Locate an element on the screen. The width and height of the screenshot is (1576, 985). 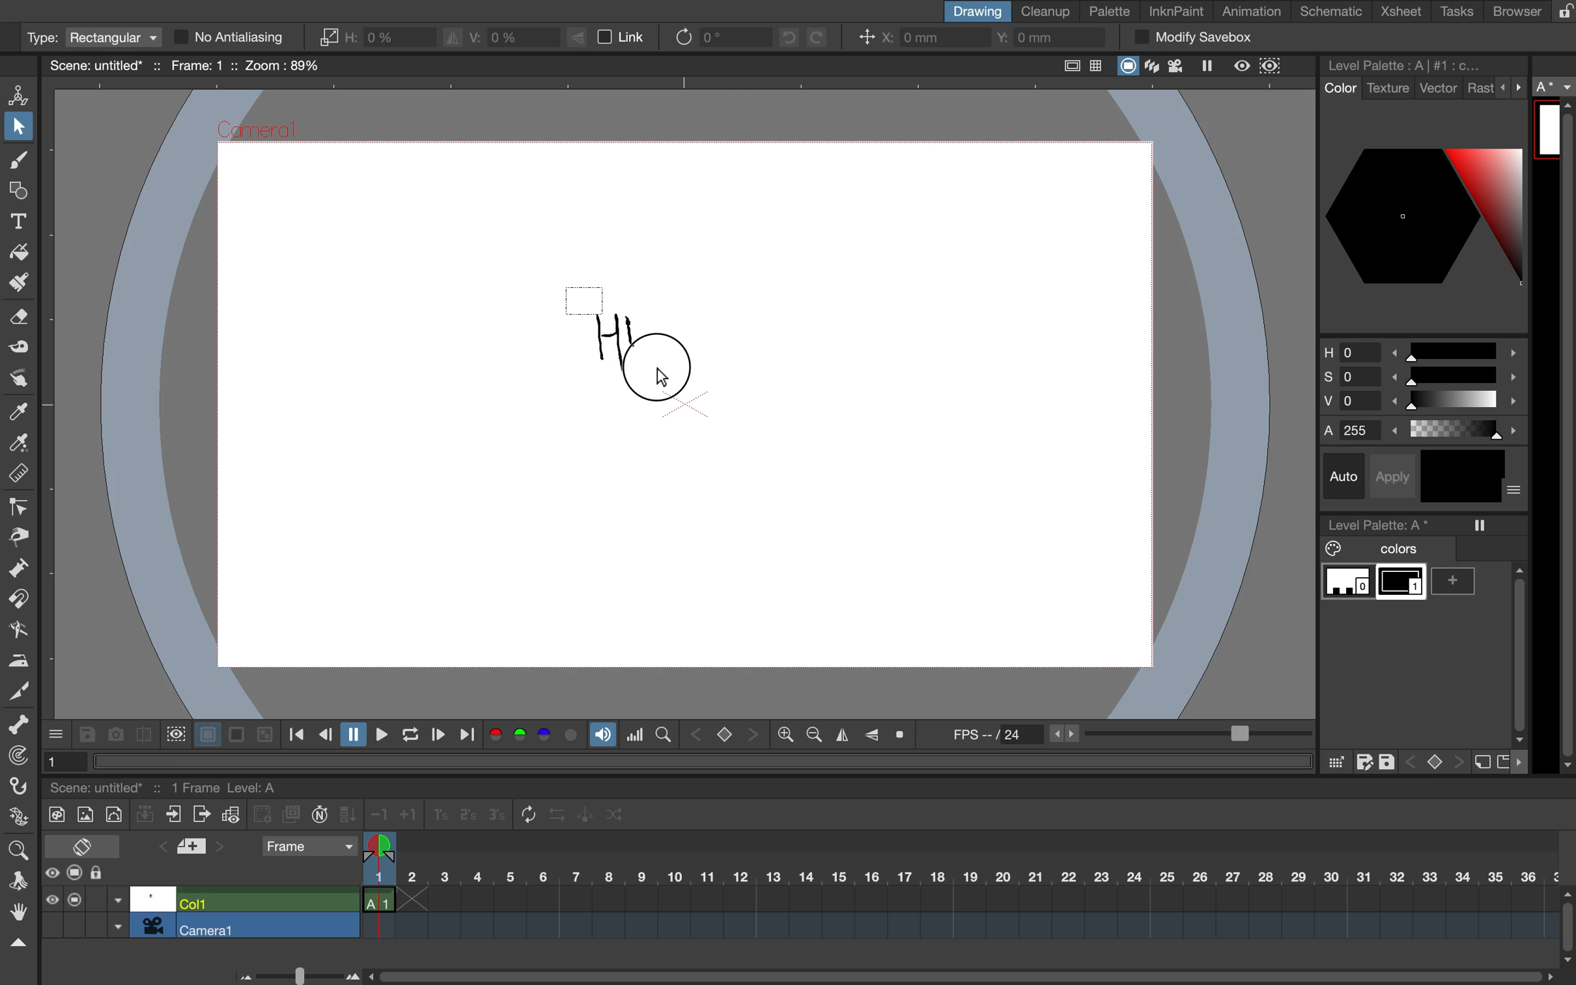
brush tool is located at coordinates (16, 162).